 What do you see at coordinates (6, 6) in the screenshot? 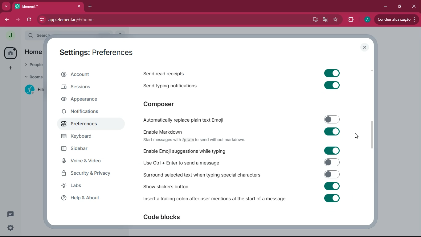
I see `more` at bounding box center [6, 6].